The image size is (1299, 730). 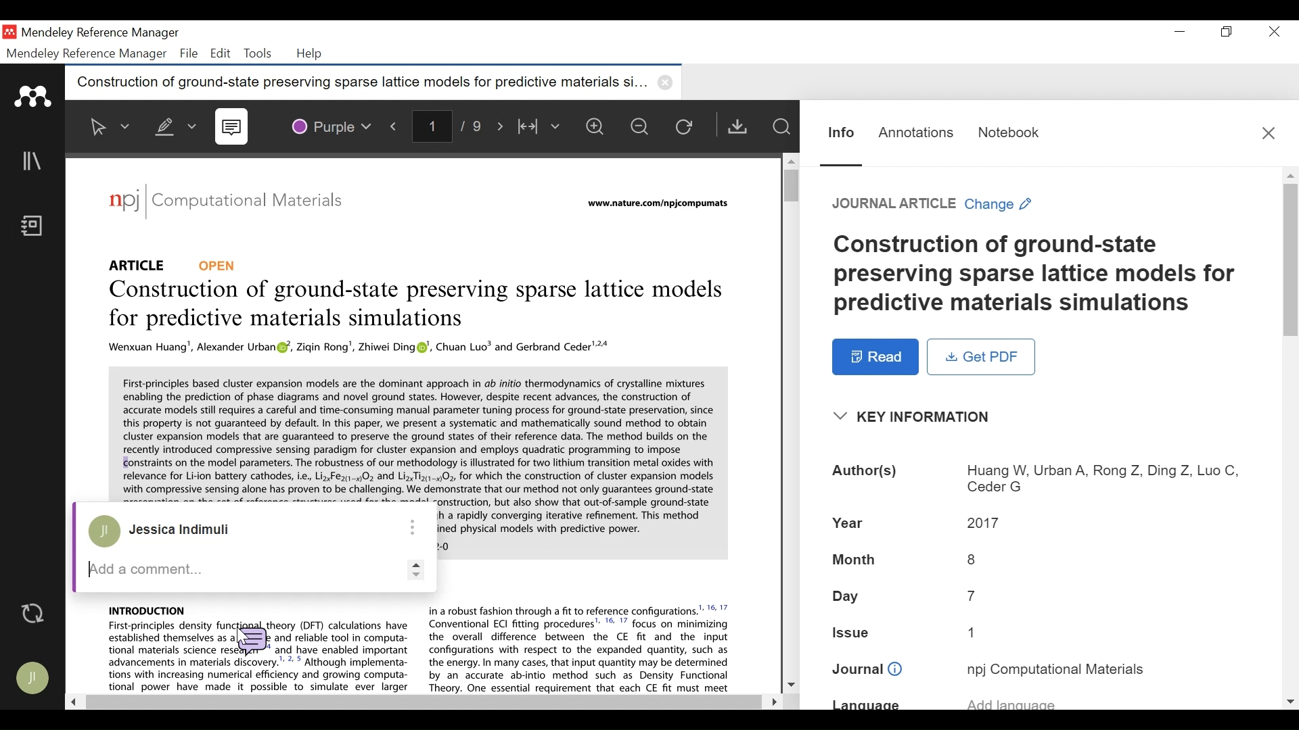 What do you see at coordinates (33, 614) in the screenshot?
I see `Sync` at bounding box center [33, 614].